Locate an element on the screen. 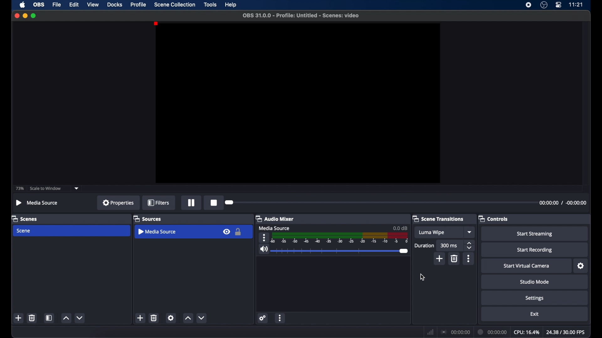 This screenshot has width=602, height=338. 73% is located at coordinates (19, 188).